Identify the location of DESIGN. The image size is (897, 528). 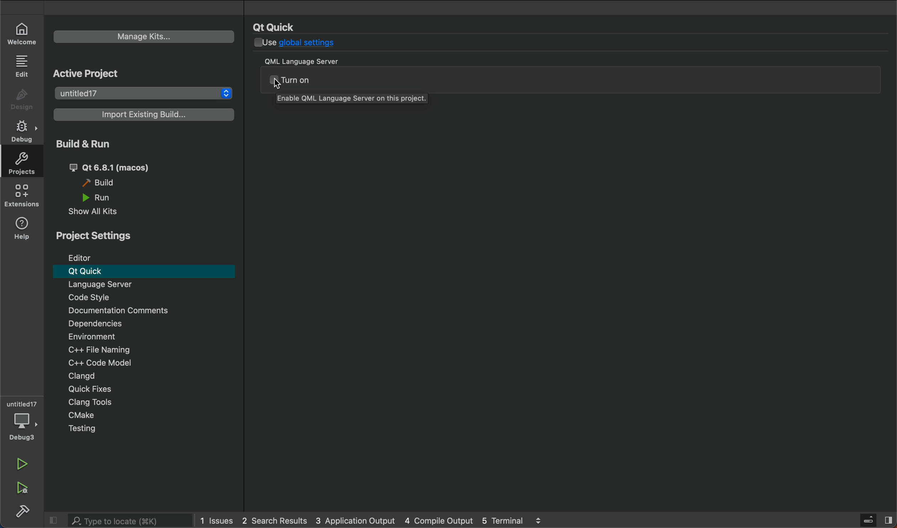
(21, 96).